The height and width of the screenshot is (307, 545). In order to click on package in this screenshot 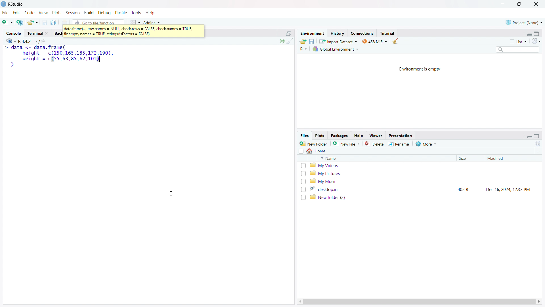, I will do `click(339, 136)`.